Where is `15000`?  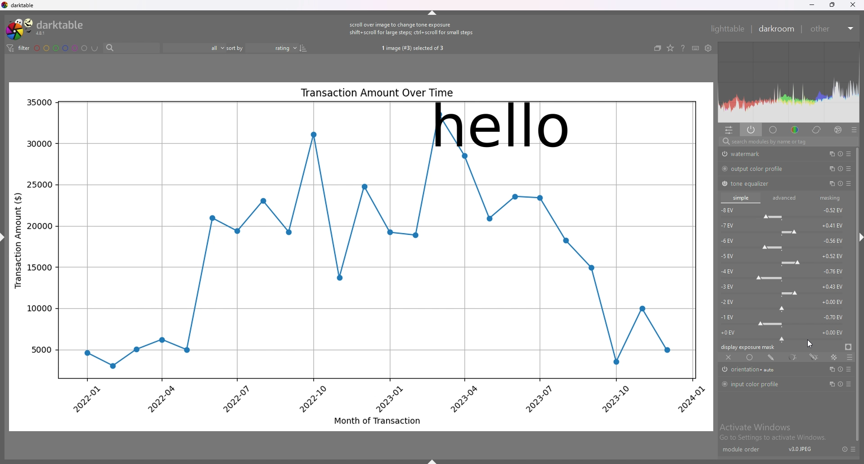 15000 is located at coordinates (39, 268).